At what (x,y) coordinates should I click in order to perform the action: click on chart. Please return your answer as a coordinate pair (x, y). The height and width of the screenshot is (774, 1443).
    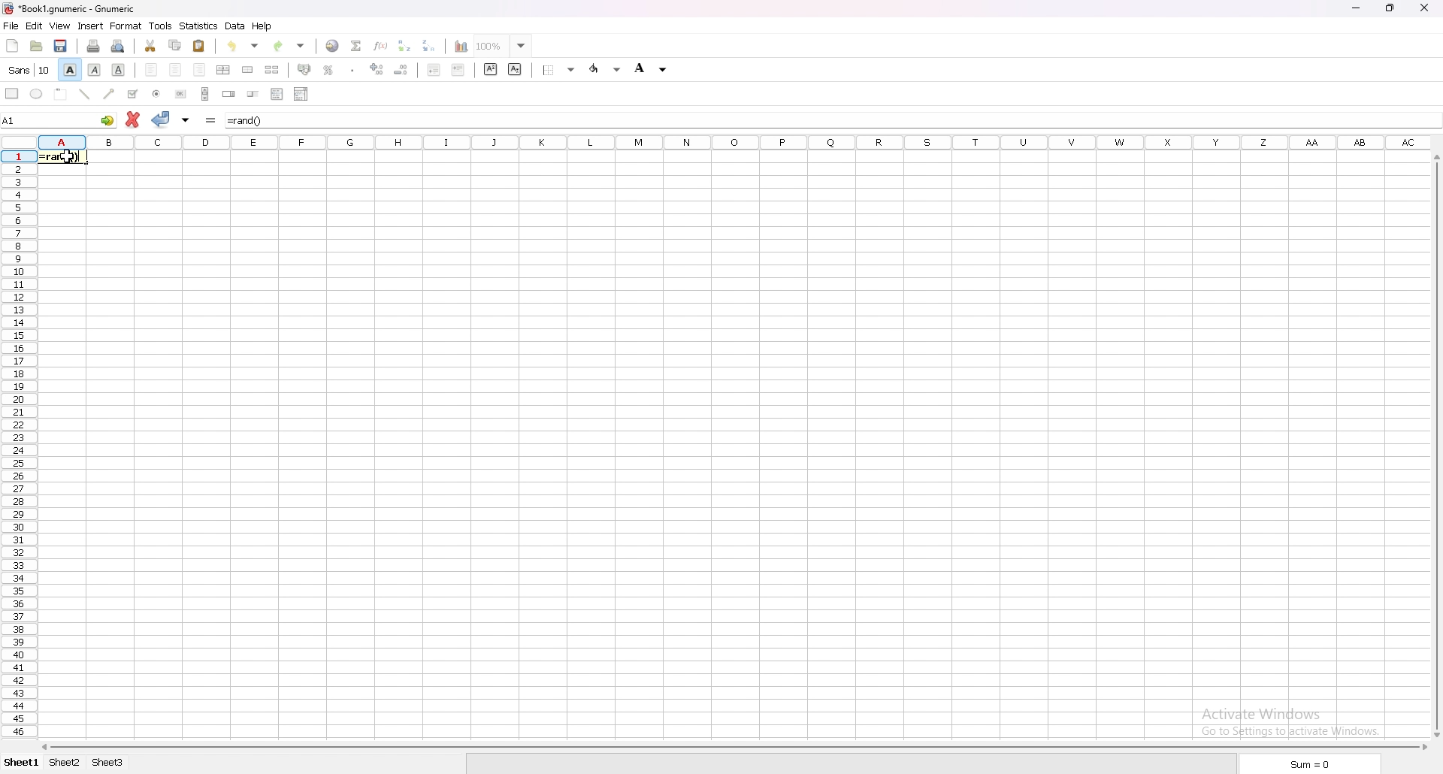
    Looking at the image, I should click on (461, 47).